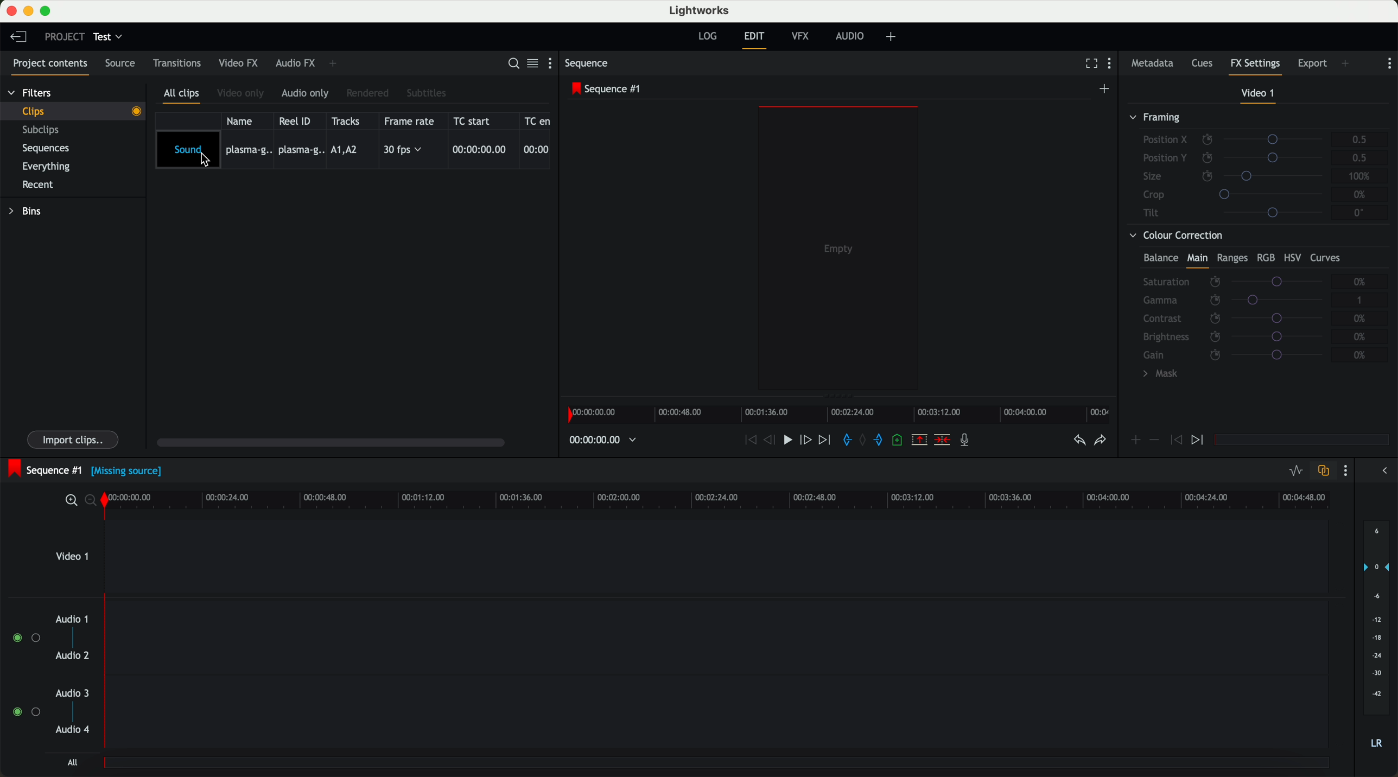  I want to click on maximize, so click(48, 11).